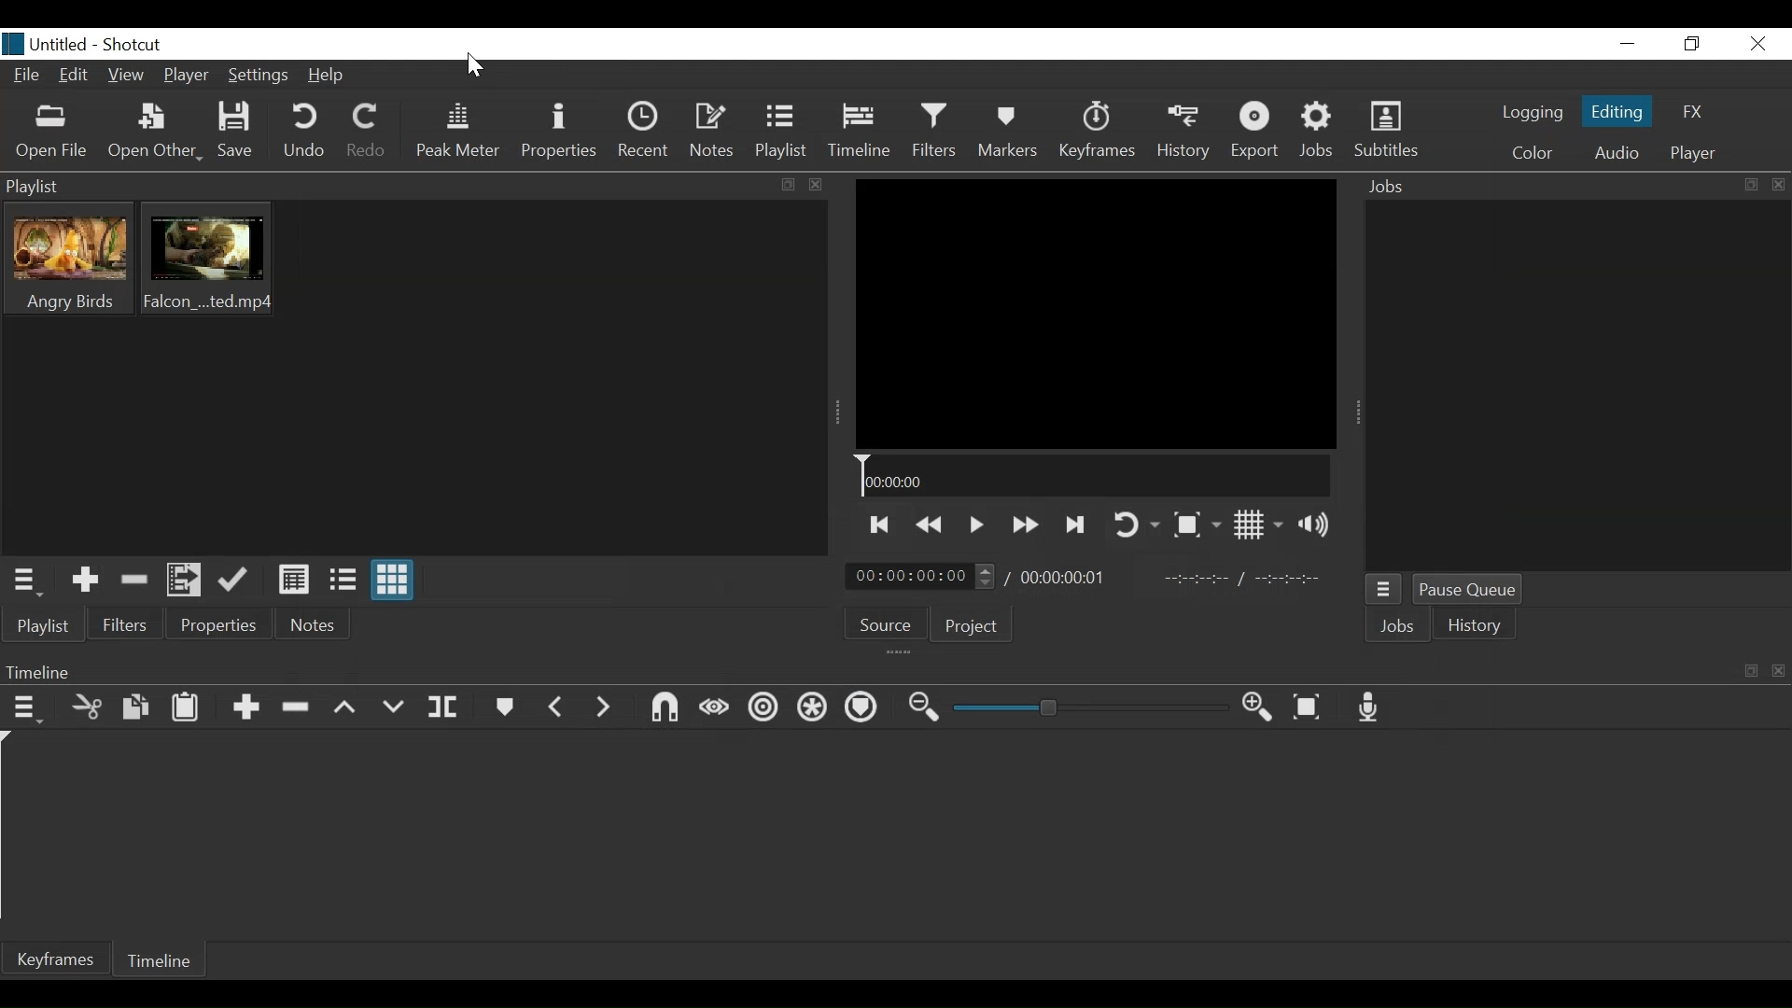 Image resolution: width=1792 pixels, height=1008 pixels. What do you see at coordinates (933, 525) in the screenshot?
I see `Play backwards quickly` at bounding box center [933, 525].